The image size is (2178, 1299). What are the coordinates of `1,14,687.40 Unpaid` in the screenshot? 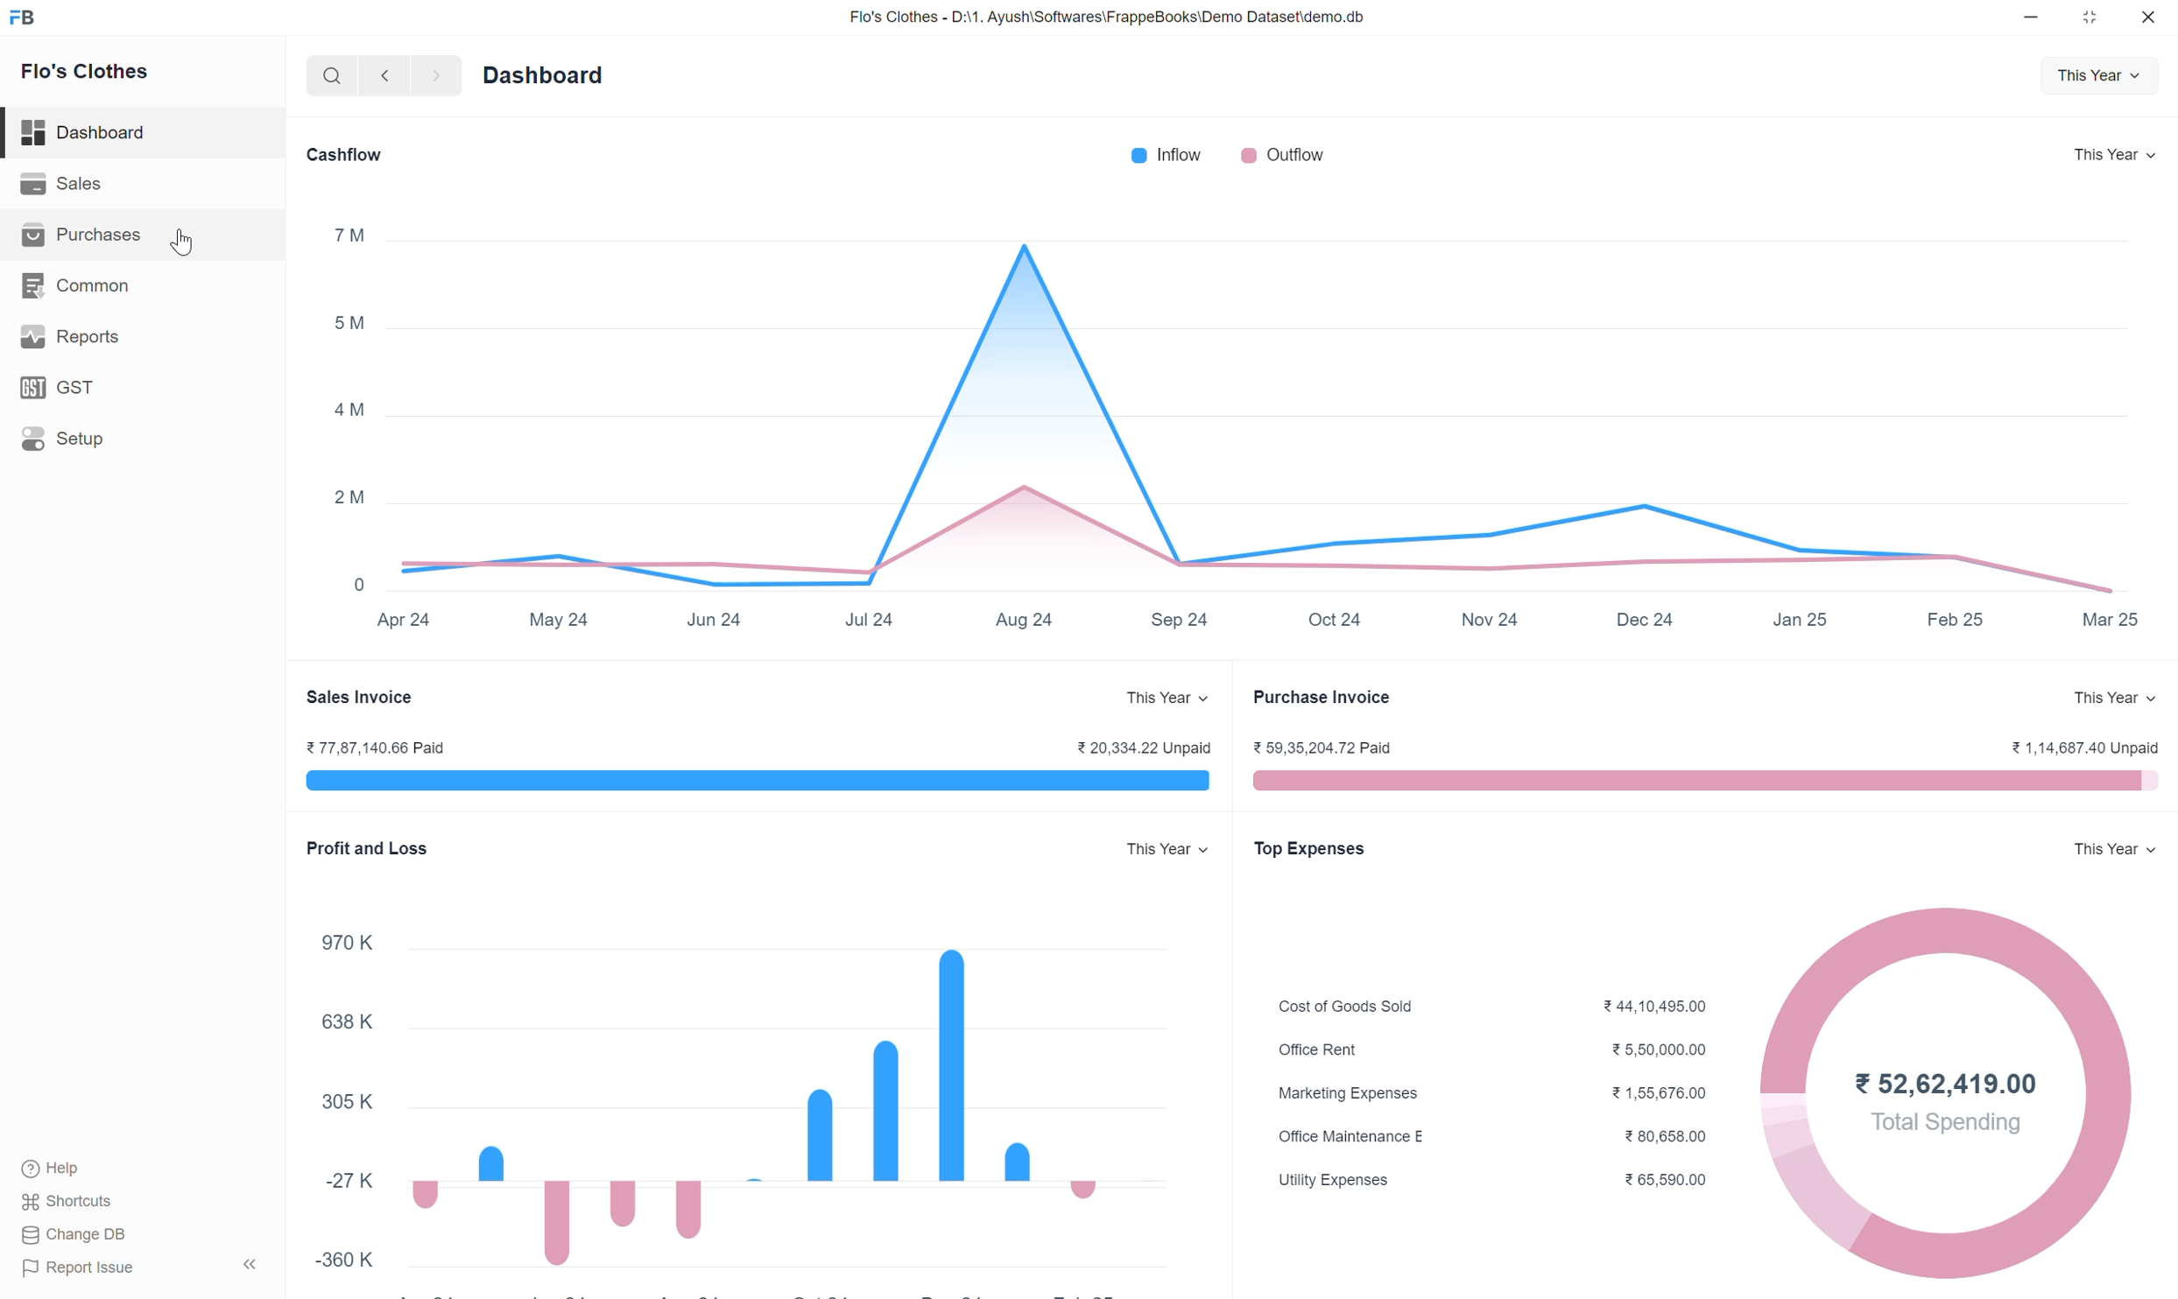 It's located at (2088, 748).